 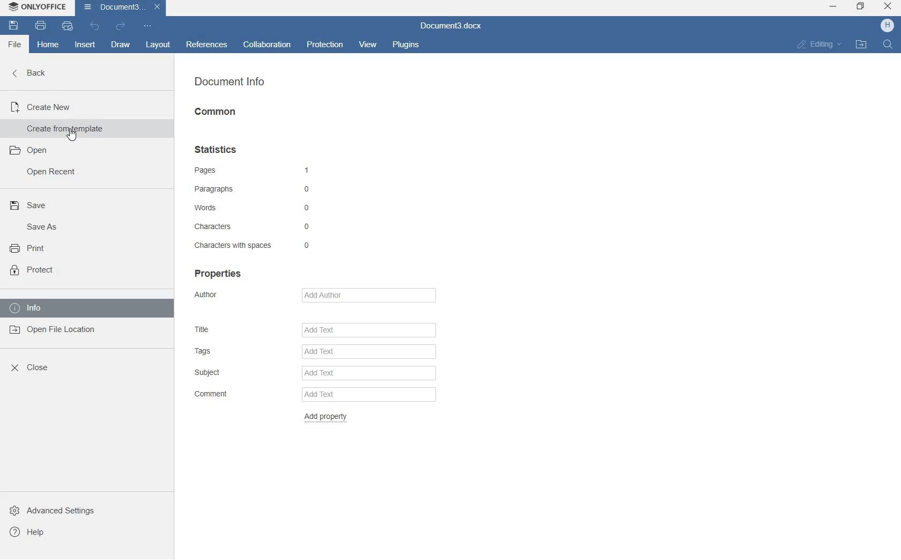 I want to click on protection, so click(x=326, y=44).